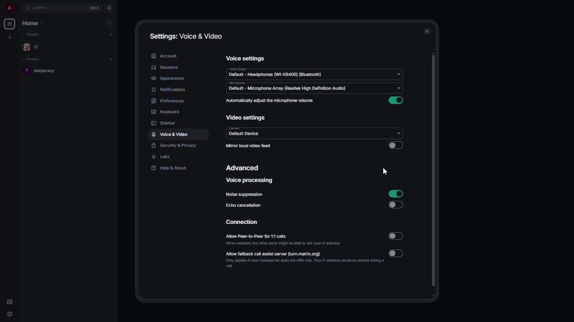 The height and width of the screenshot is (322, 574). I want to click on voice & video, so click(171, 134).